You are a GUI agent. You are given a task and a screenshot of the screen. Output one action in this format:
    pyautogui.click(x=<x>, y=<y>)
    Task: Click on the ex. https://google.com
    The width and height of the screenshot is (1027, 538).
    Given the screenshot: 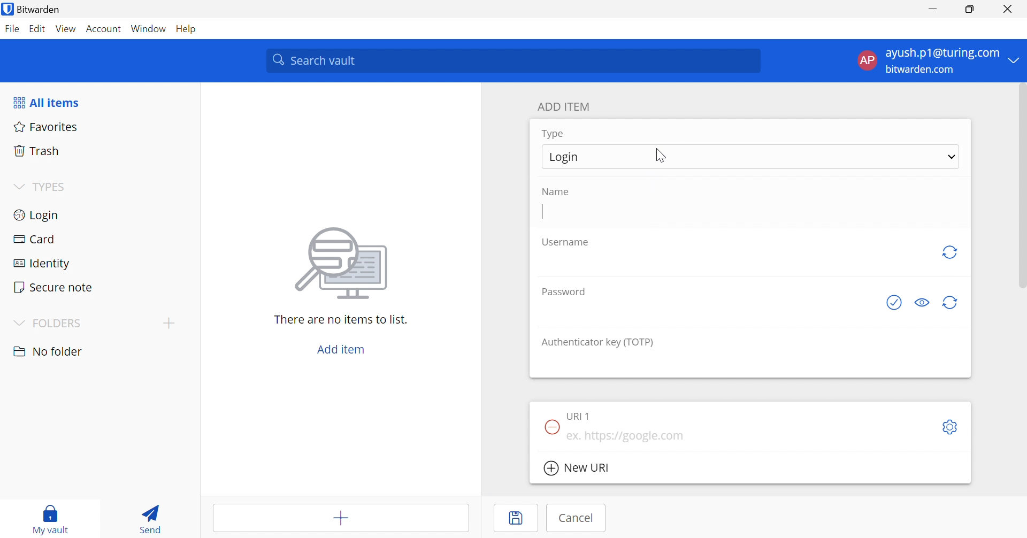 What is the action you would take?
    pyautogui.click(x=632, y=436)
    